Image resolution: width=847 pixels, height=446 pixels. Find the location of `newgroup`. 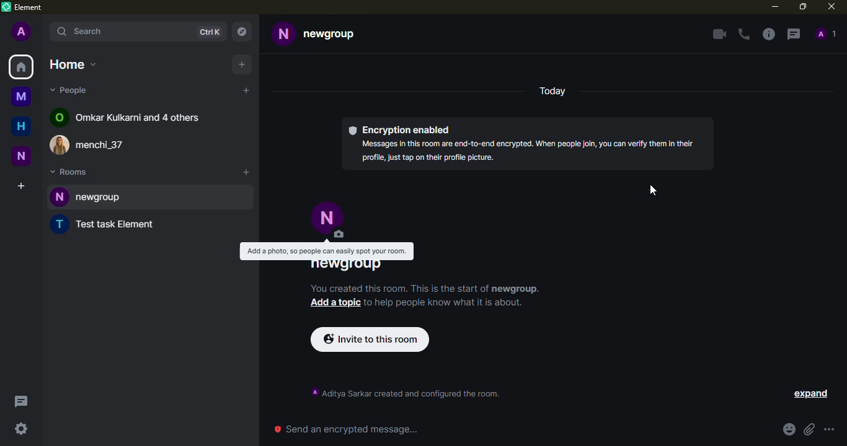

newgroup is located at coordinates (163, 197).